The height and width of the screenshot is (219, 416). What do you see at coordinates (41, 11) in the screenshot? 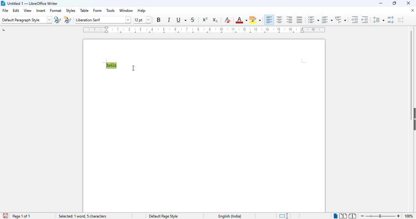
I see `insert` at bounding box center [41, 11].